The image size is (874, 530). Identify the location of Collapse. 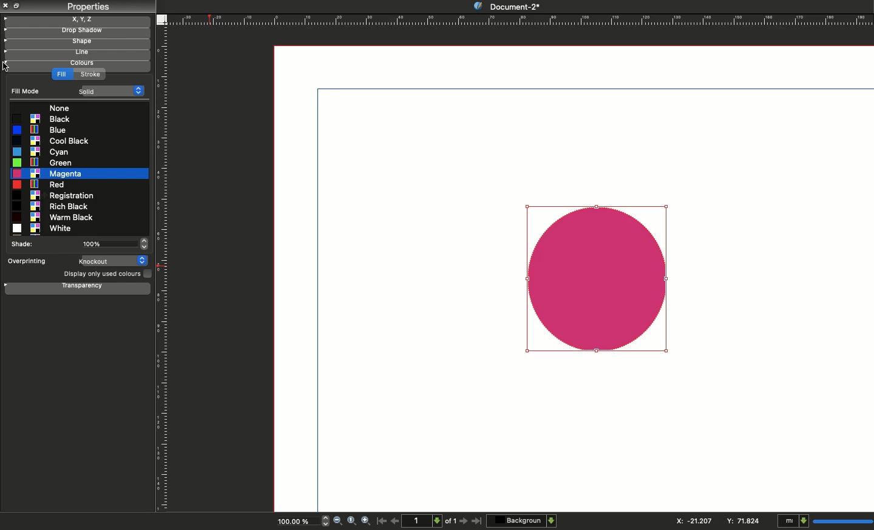
(18, 5).